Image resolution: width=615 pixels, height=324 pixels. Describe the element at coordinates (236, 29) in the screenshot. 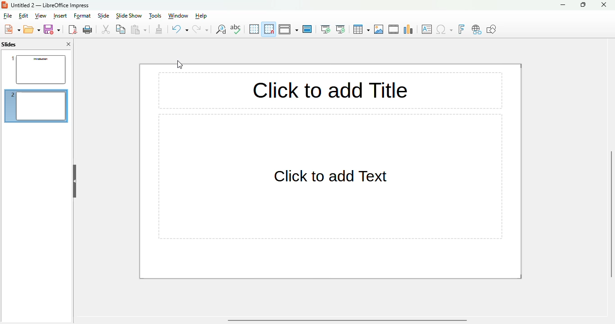

I see `spelling` at that location.